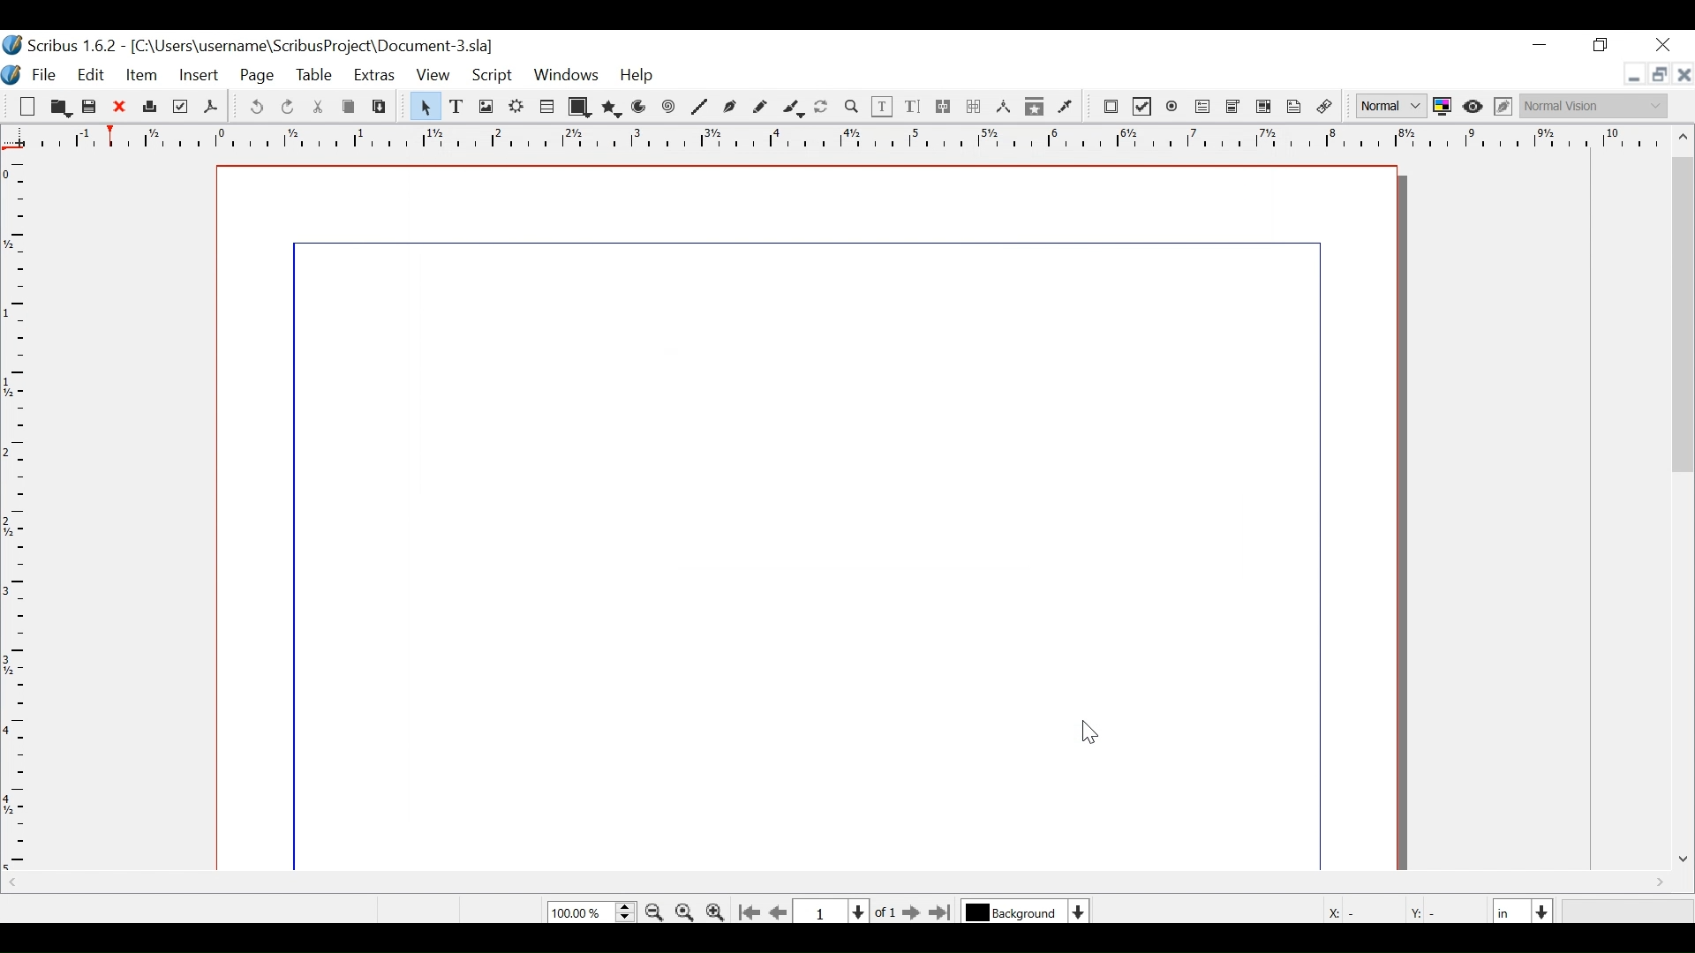  I want to click on , so click(14, 533).